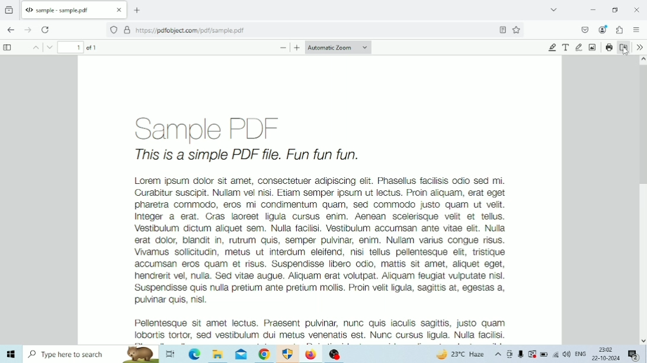 Image resolution: width=647 pixels, height=363 pixels. I want to click on Vertical scrollbar, so click(643, 125).